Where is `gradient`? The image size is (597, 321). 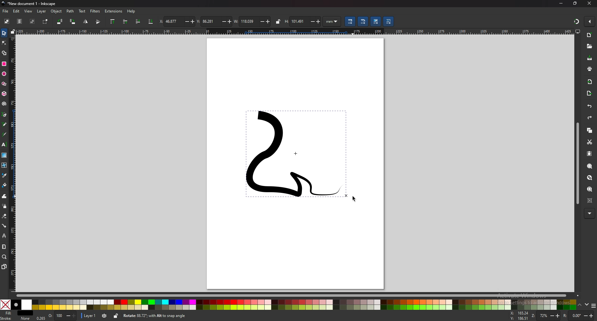 gradient is located at coordinates (4, 155).